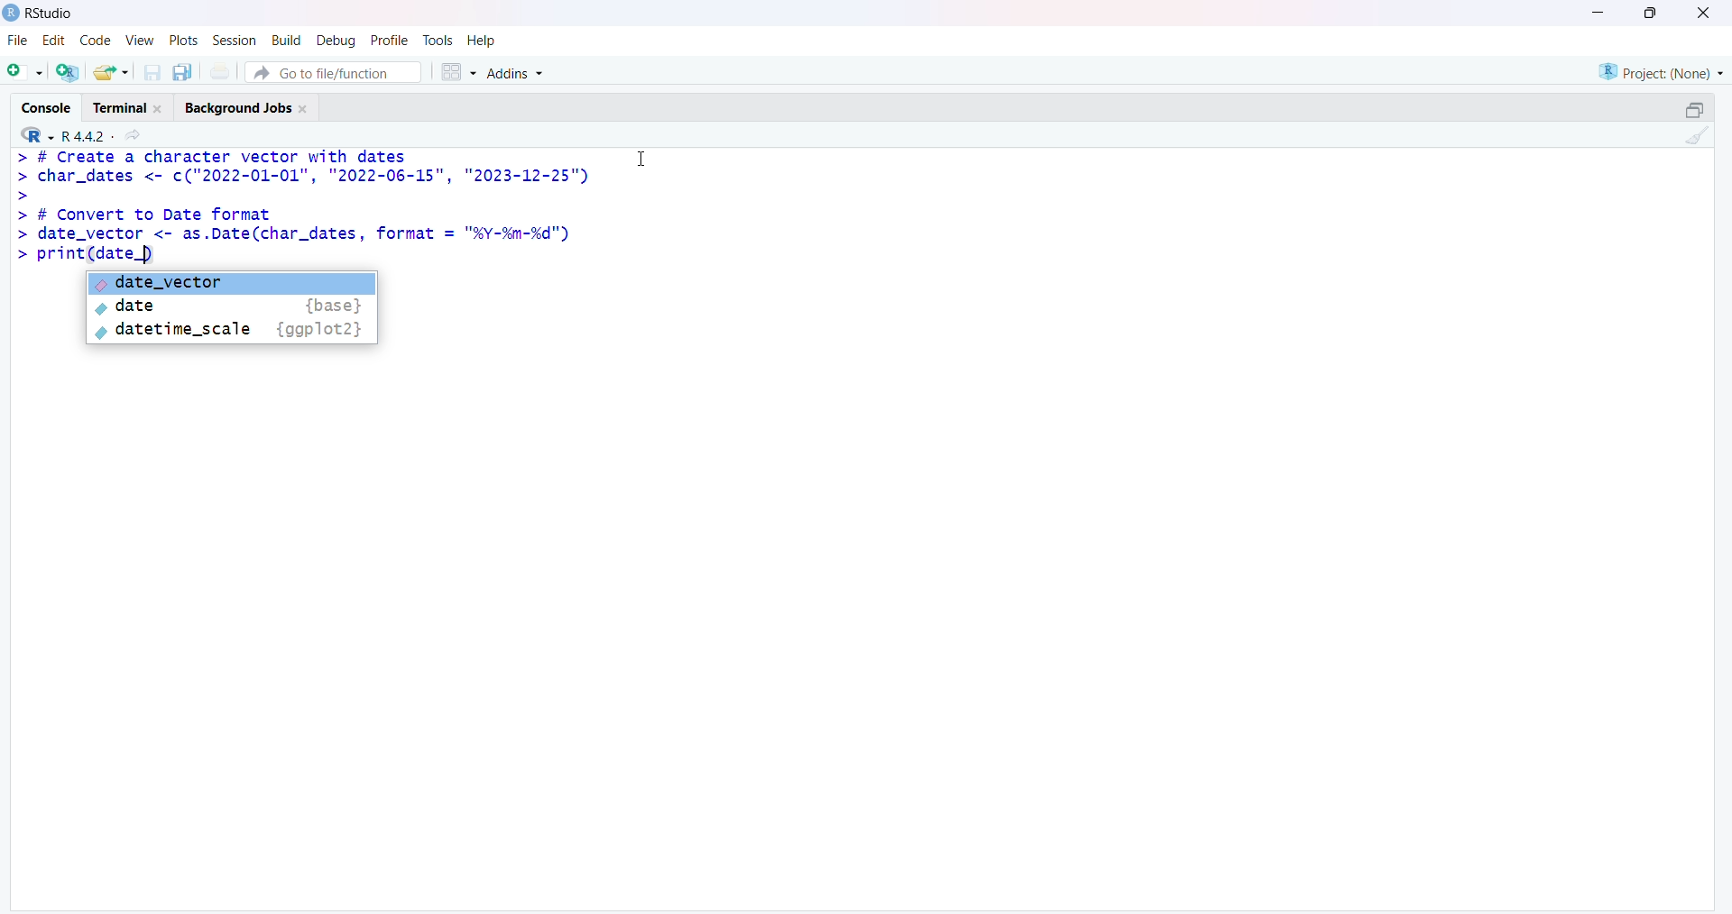  Describe the element at coordinates (117, 72) in the screenshot. I see `Open an existing file (Ctrl + O)` at that location.